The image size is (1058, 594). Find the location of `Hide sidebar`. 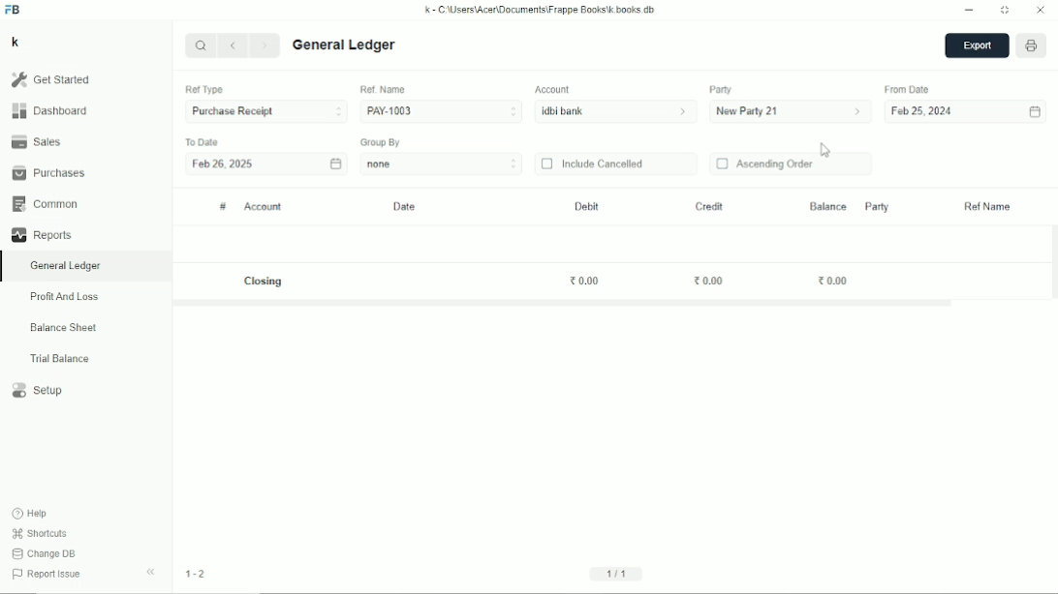

Hide sidebar is located at coordinates (151, 573).